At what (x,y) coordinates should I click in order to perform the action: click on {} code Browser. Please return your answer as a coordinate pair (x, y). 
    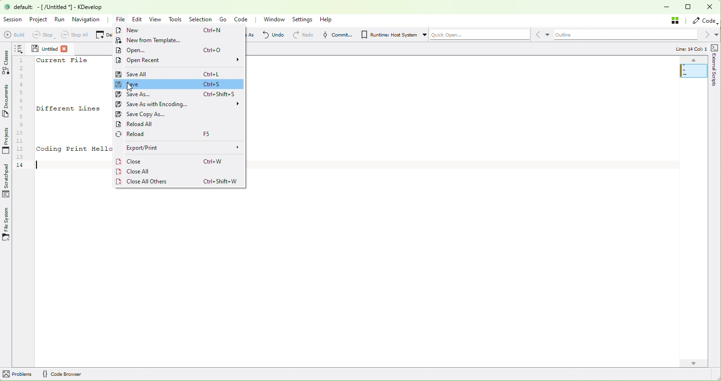
    Looking at the image, I should click on (62, 373).